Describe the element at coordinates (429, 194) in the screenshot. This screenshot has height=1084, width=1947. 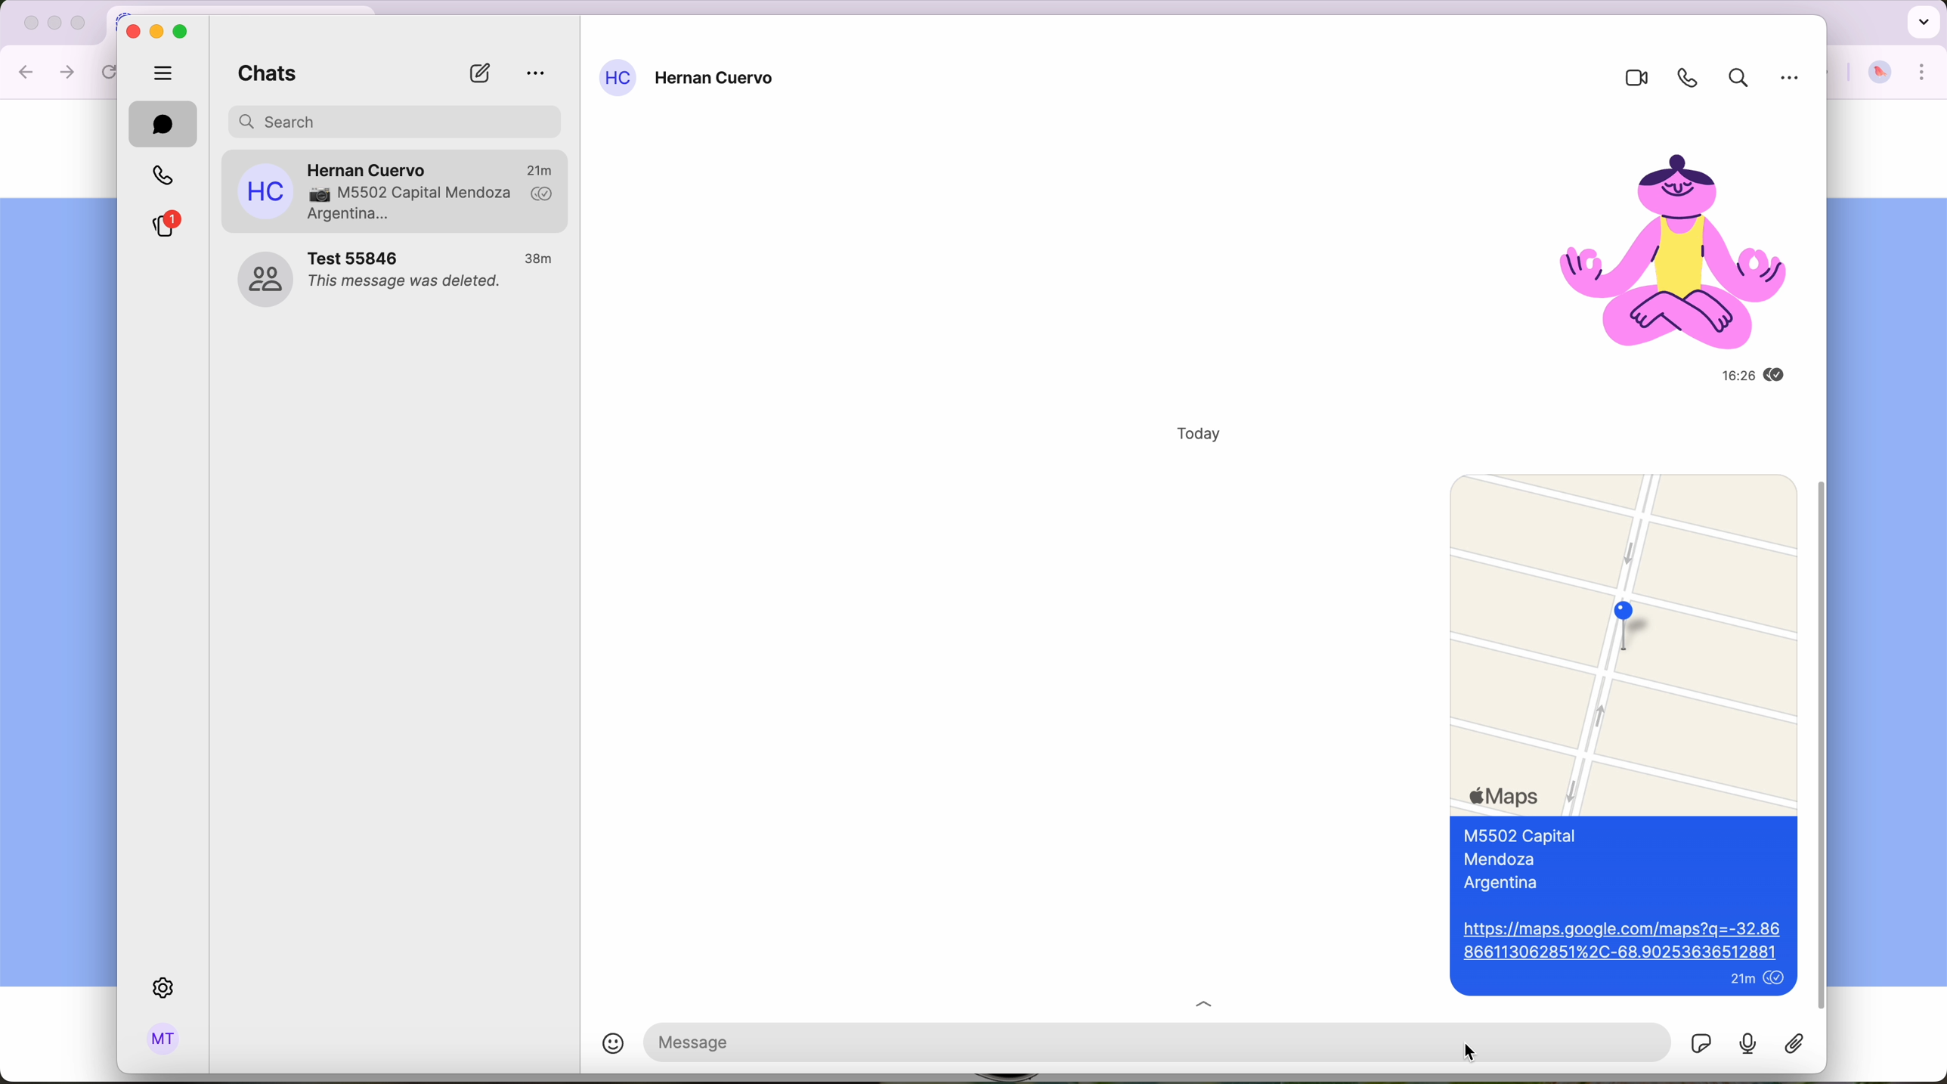
I see `M5502 Capital Mendoza` at that location.